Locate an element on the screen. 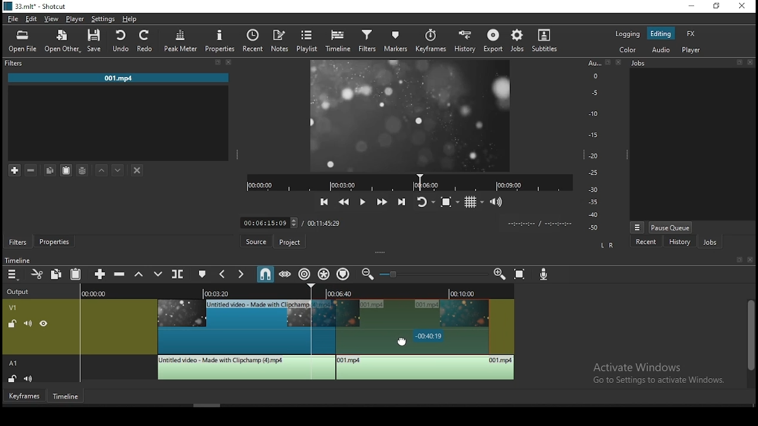 The width and height of the screenshot is (758, 426). skip to previous point is located at coordinates (324, 200).